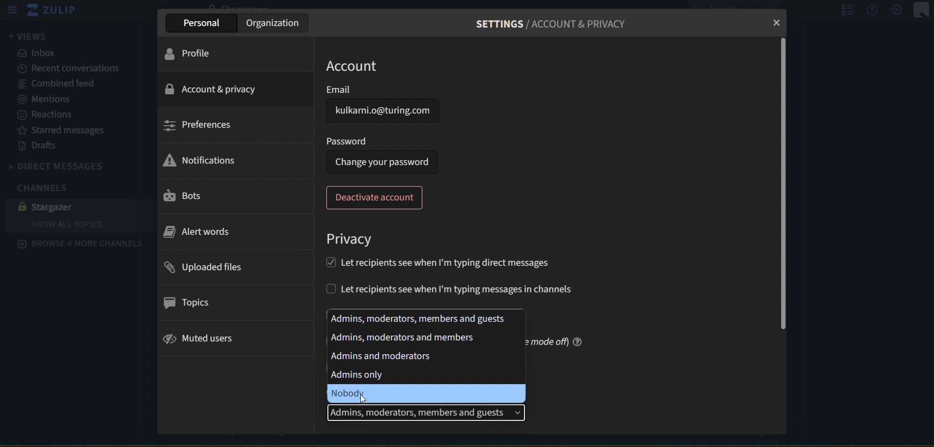 This screenshot has width=934, height=447. I want to click on change your password, so click(382, 163).